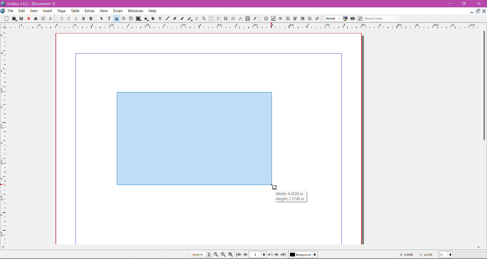 The width and height of the screenshot is (487, 259). What do you see at coordinates (4, 136) in the screenshot?
I see `Vertical Ruler` at bounding box center [4, 136].